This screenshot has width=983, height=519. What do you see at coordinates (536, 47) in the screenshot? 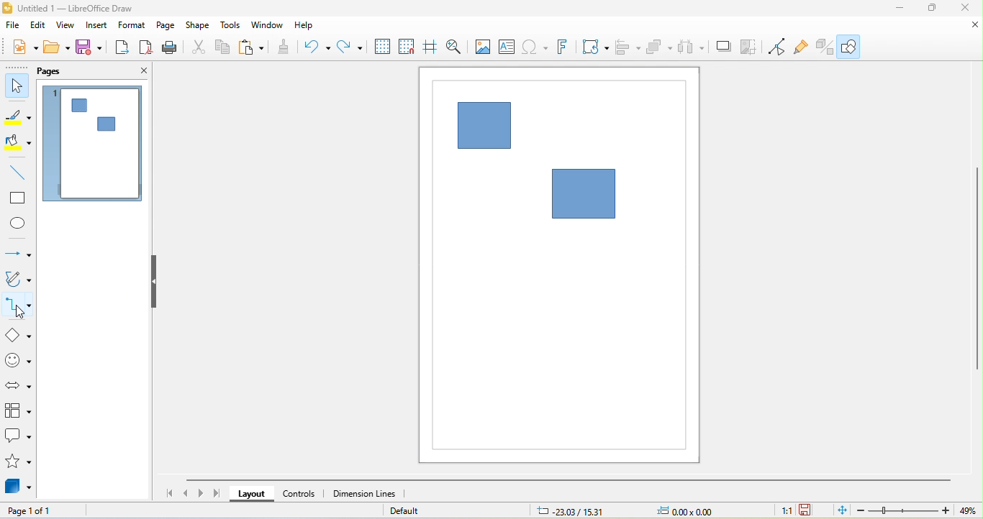
I see `special character` at bounding box center [536, 47].